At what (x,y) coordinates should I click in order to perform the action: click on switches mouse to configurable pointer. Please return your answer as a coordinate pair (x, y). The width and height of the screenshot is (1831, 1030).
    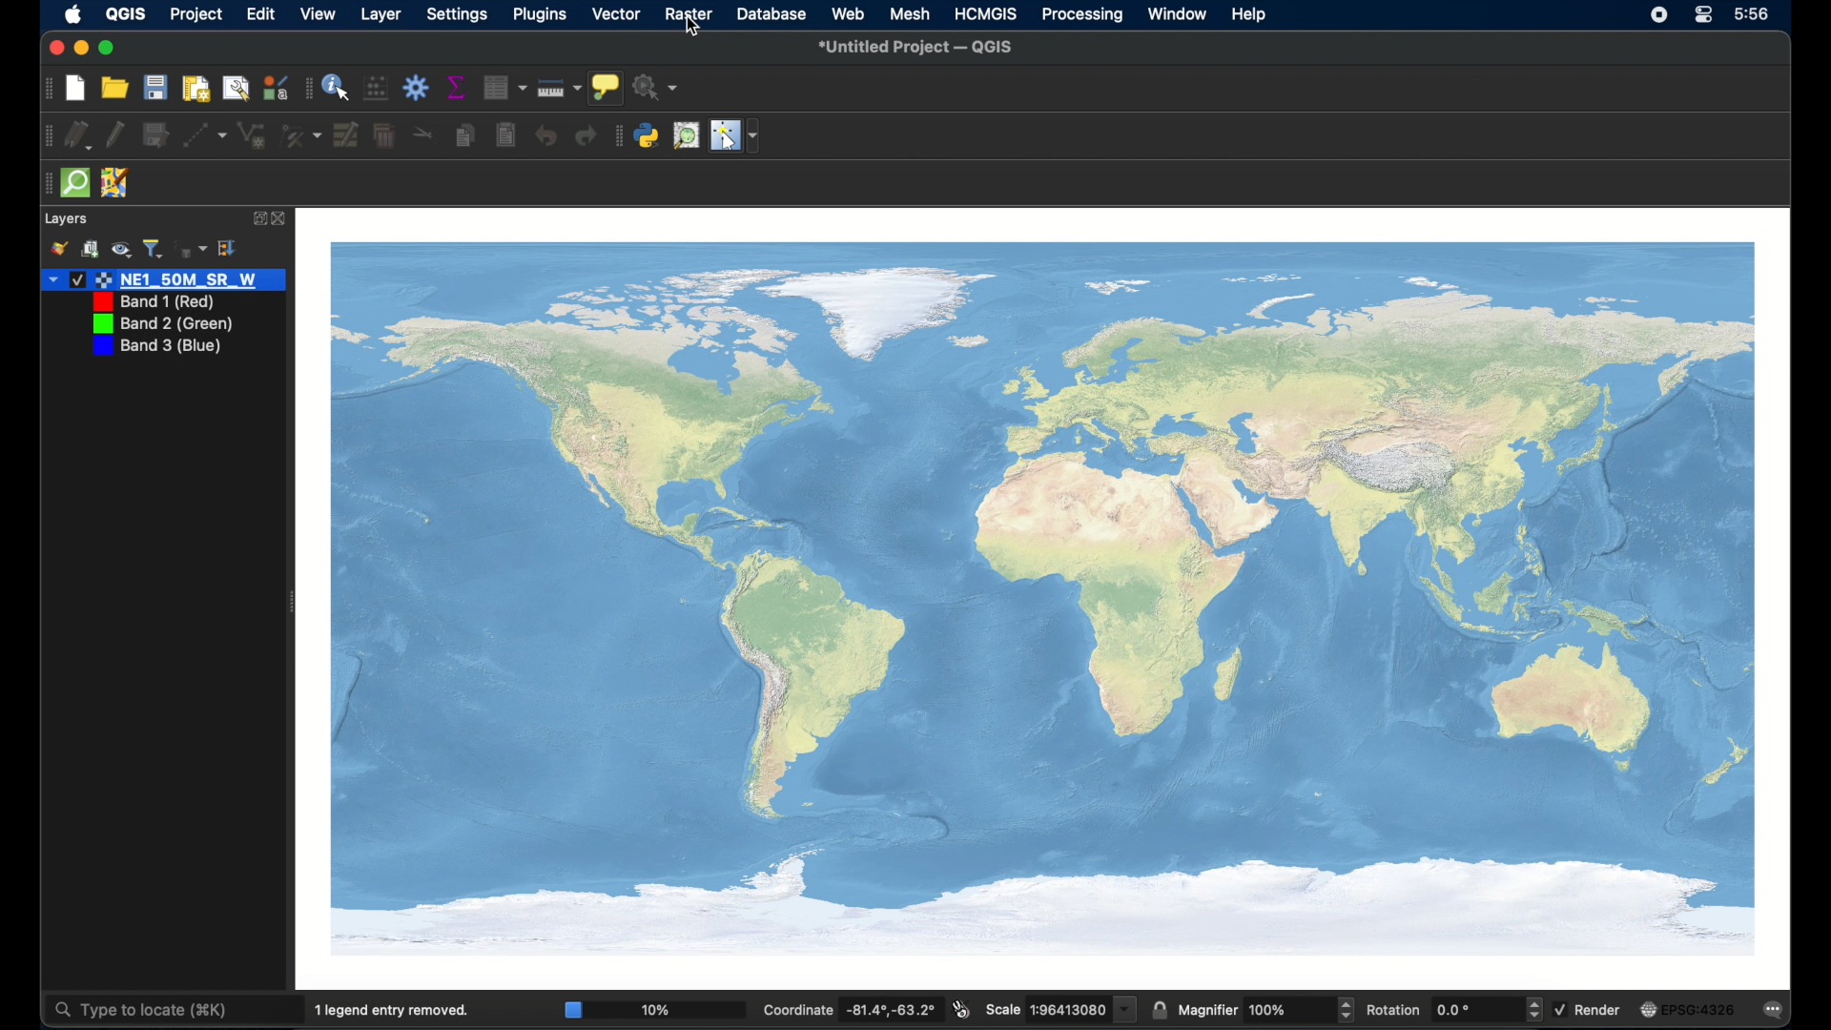
    Looking at the image, I should click on (735, 137).